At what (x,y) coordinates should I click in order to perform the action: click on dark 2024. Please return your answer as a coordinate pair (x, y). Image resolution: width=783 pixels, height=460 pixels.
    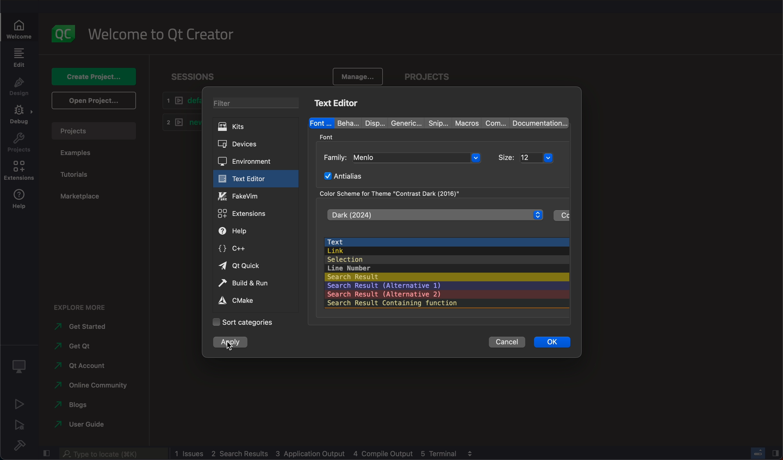
    Looking at the image, I should click on (434, 214).